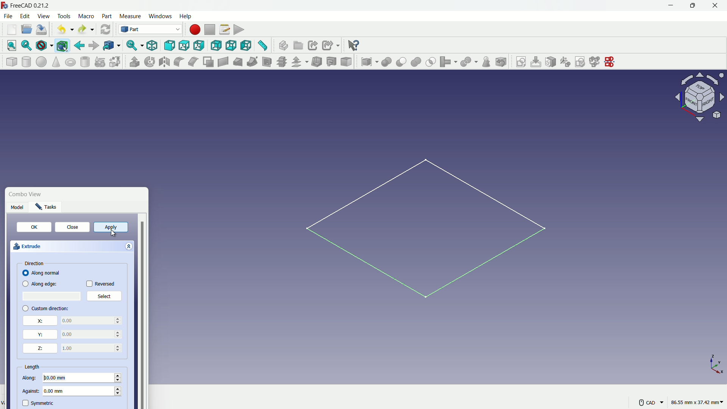 This screenshot has height=409, width=727. Describe the element at coordinates (198, 46) in the screenshot. I see `right view` at that location.